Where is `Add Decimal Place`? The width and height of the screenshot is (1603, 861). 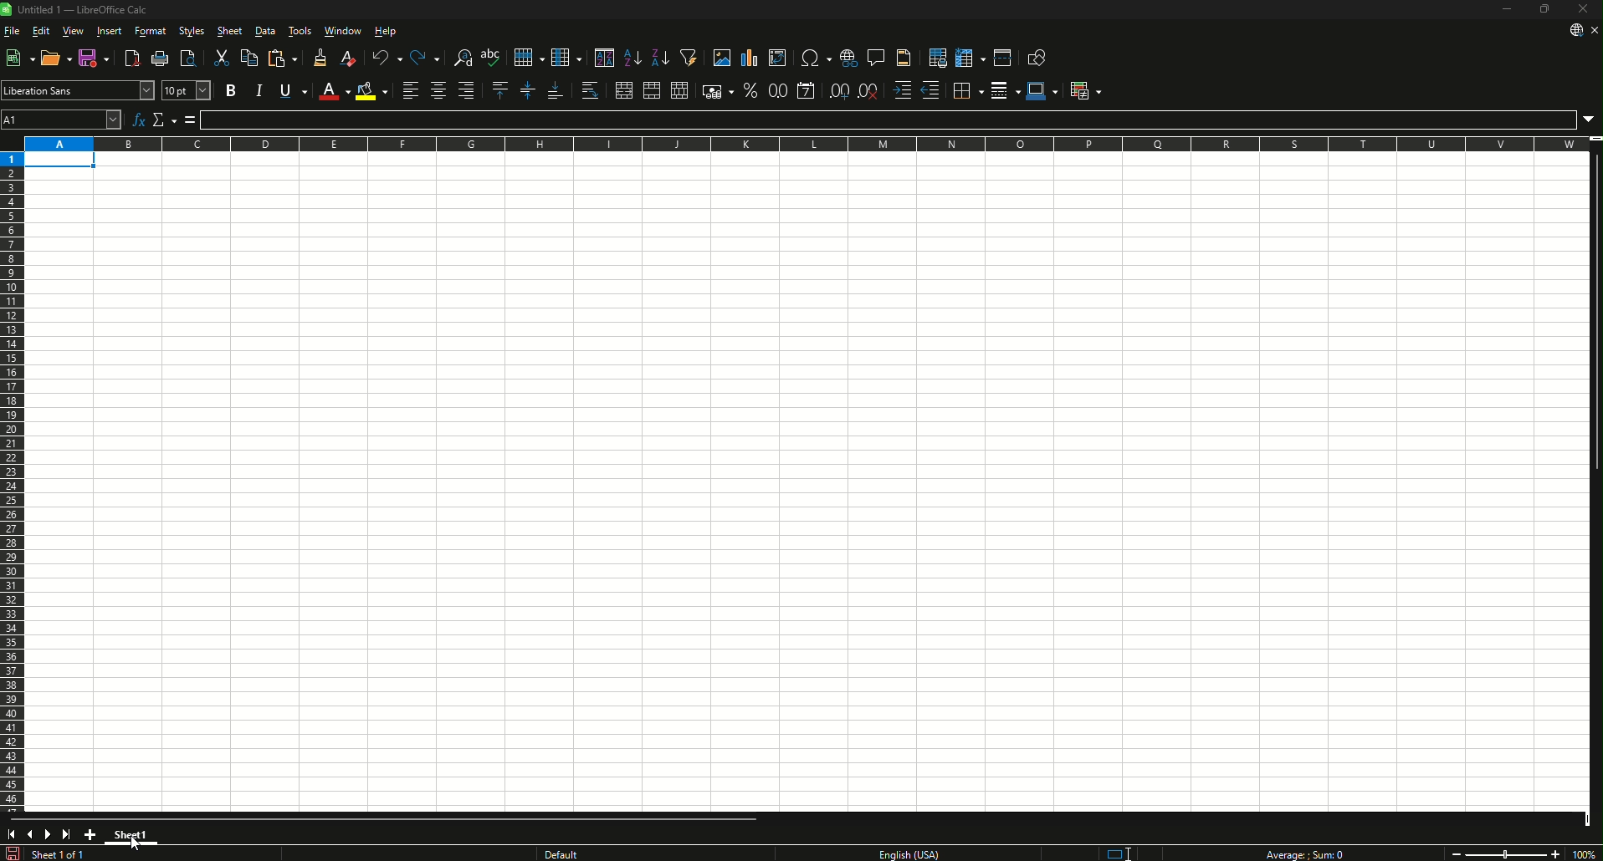 Add Decimal Place is located at coordinates (838, 90).